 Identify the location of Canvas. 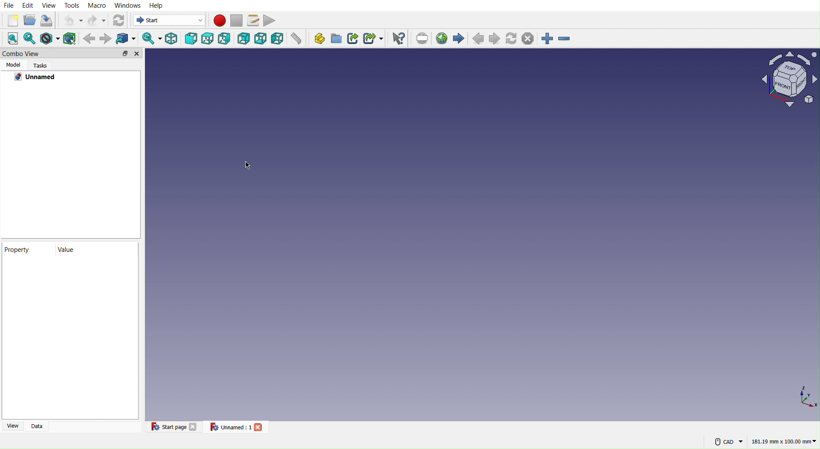
(446, 235).